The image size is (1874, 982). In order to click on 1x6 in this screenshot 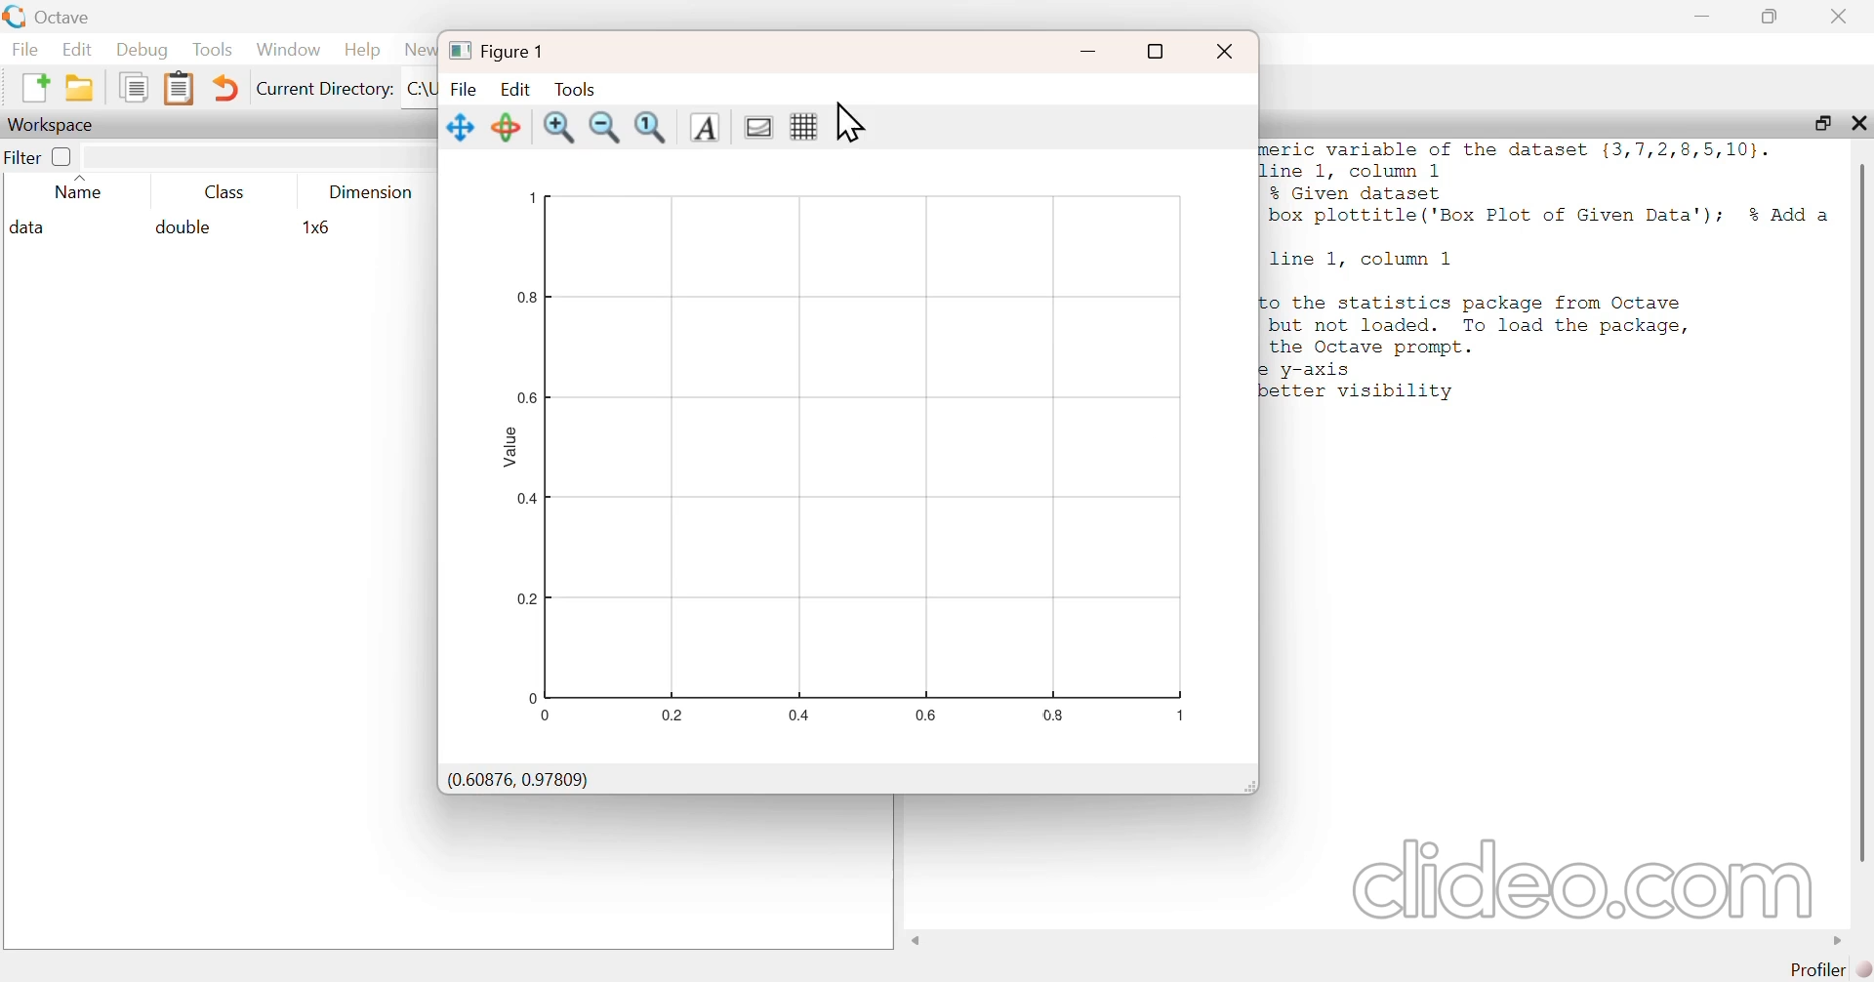, I will do `click(321, 227)`.